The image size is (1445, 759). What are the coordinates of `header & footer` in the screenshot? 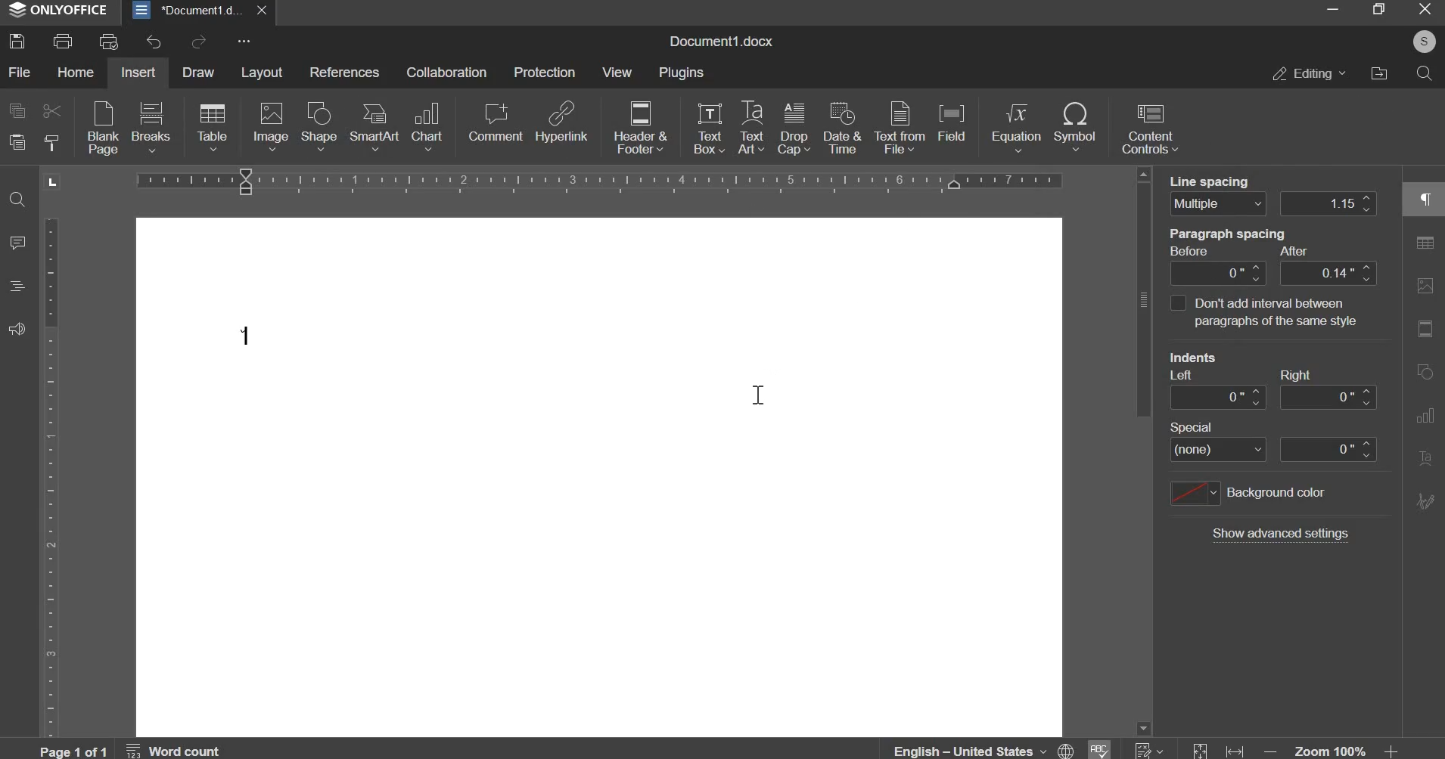 It's located at (642, 125).